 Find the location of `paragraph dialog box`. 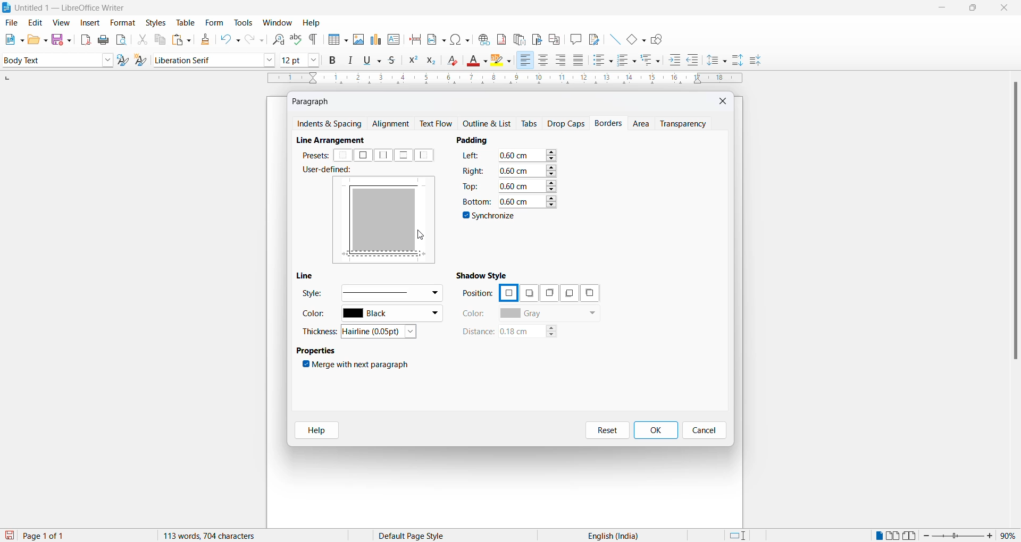

paragraph dialog box is located at coordinates (313, 101).